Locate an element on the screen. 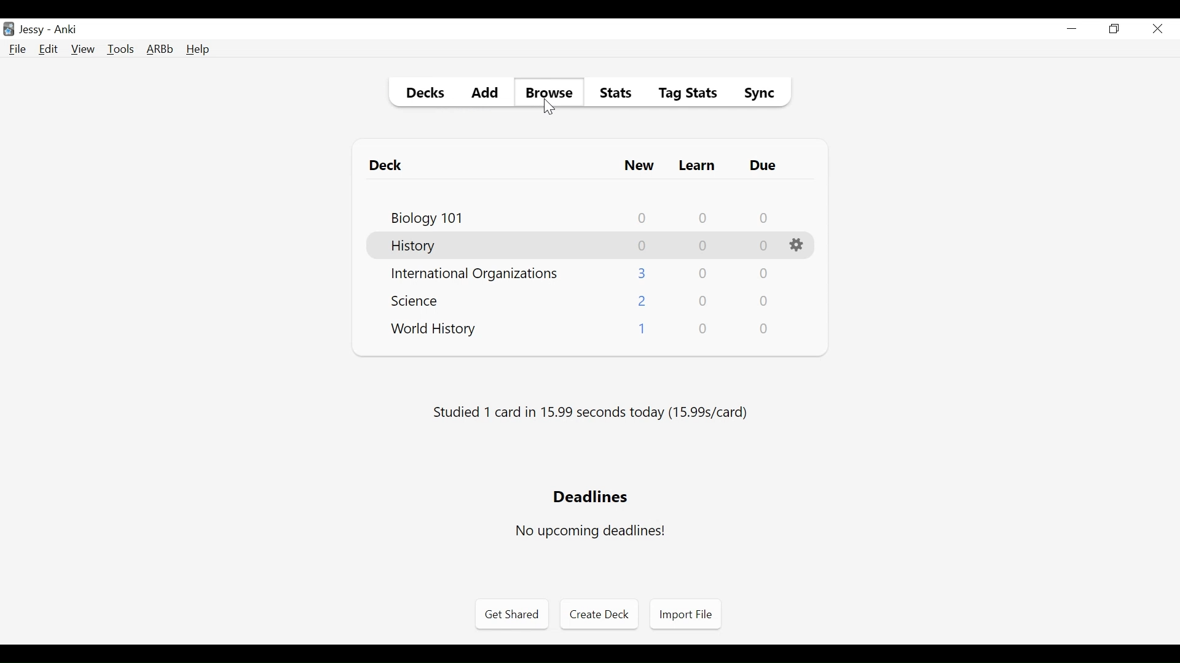 The height and width of the screenshot is (663, 1180). Learn Card Count is located at coordinates (704, 273).